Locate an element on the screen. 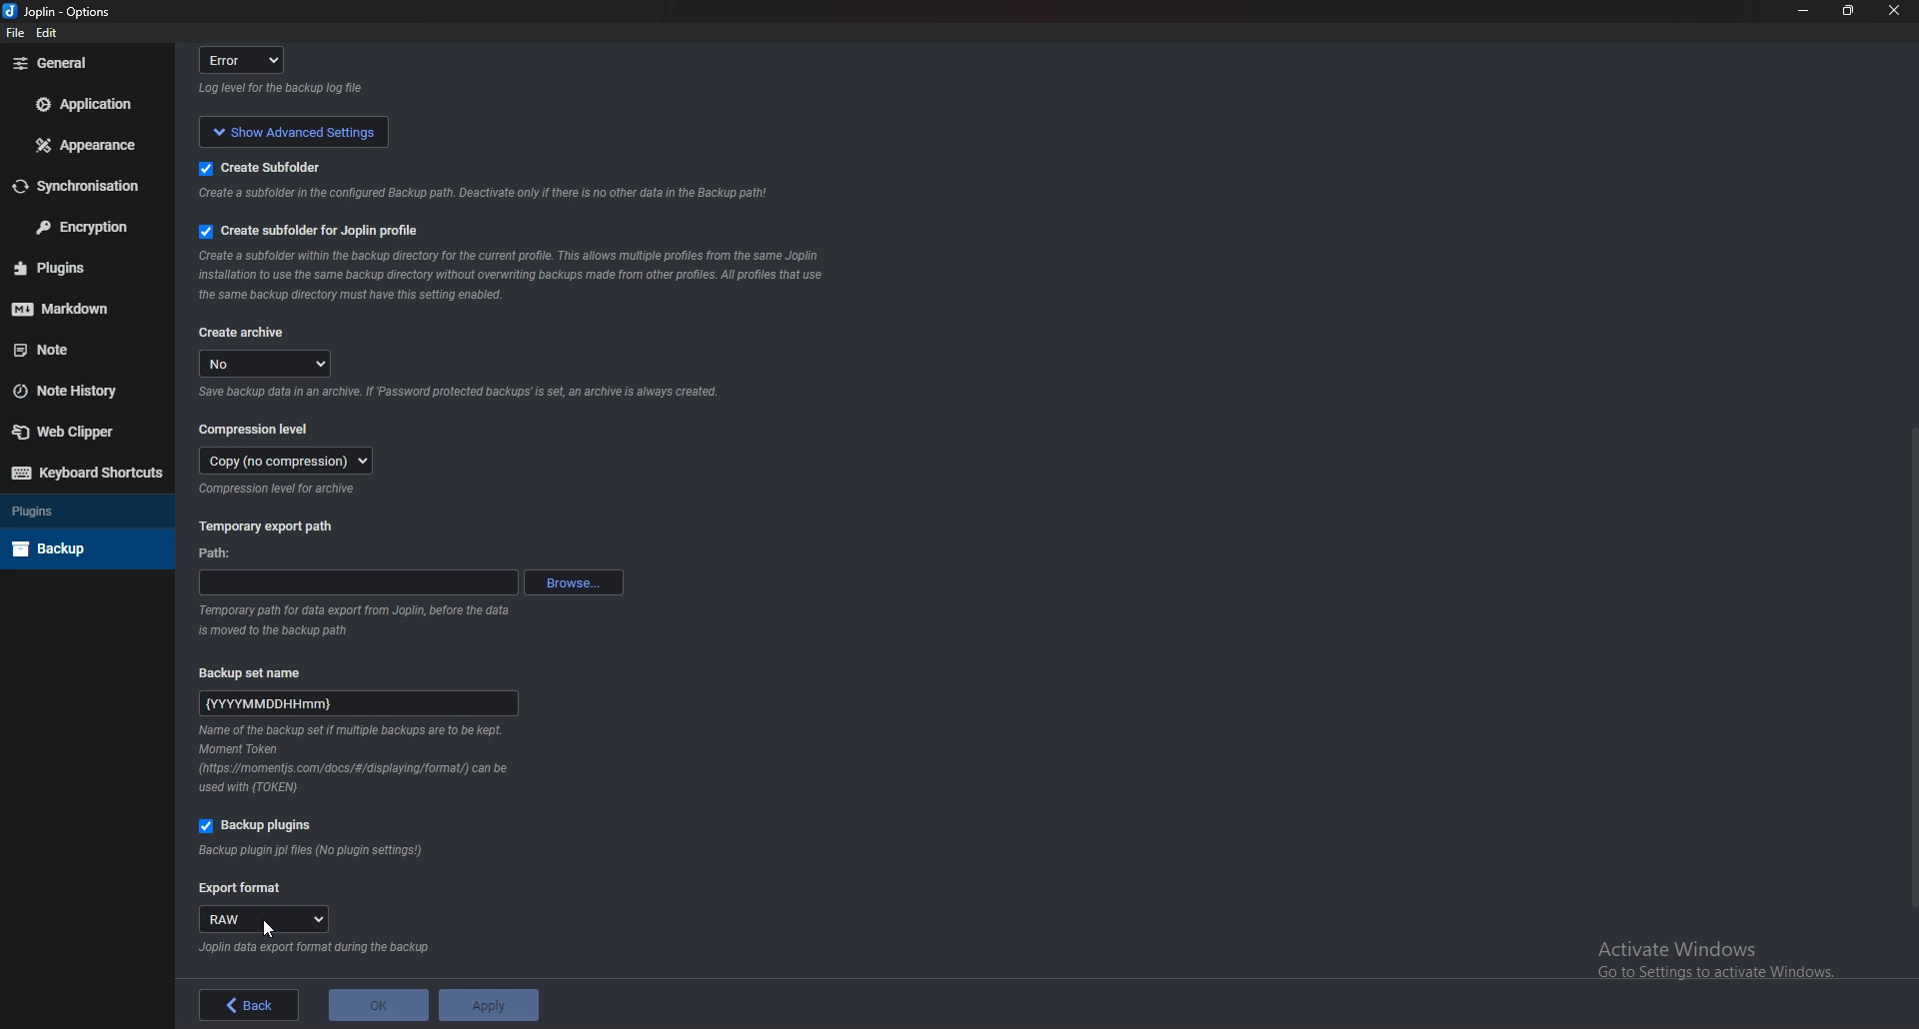 Image resolution: width=1919 pixels, height=1029 pixels. Info is located at coordinates (510, 277).